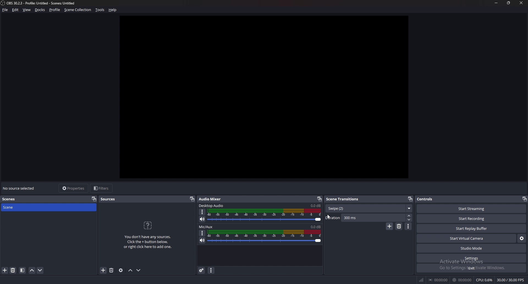 This screenshot has height=284, width=528. I want to click on advanced audio properties, so click(202, 270).